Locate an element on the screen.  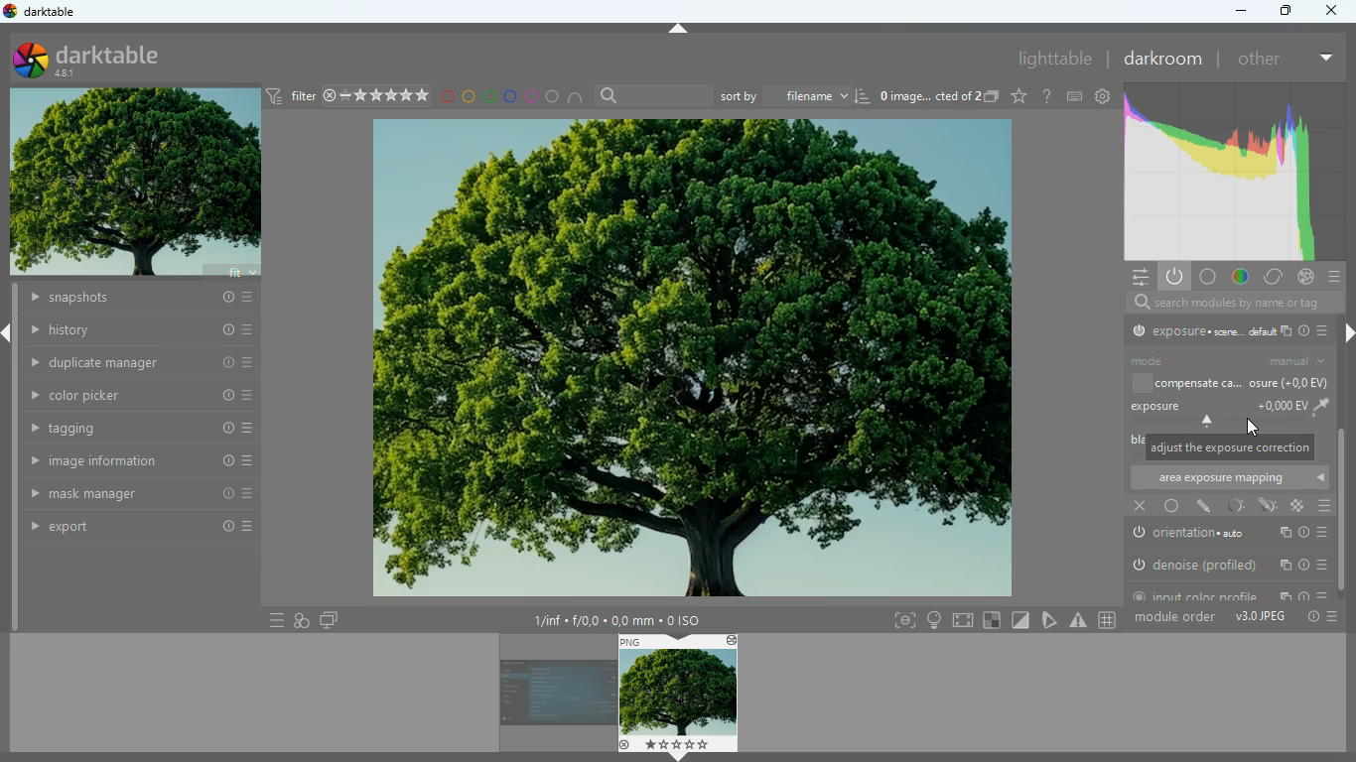
favourite is located at coordinates (1020, 98).